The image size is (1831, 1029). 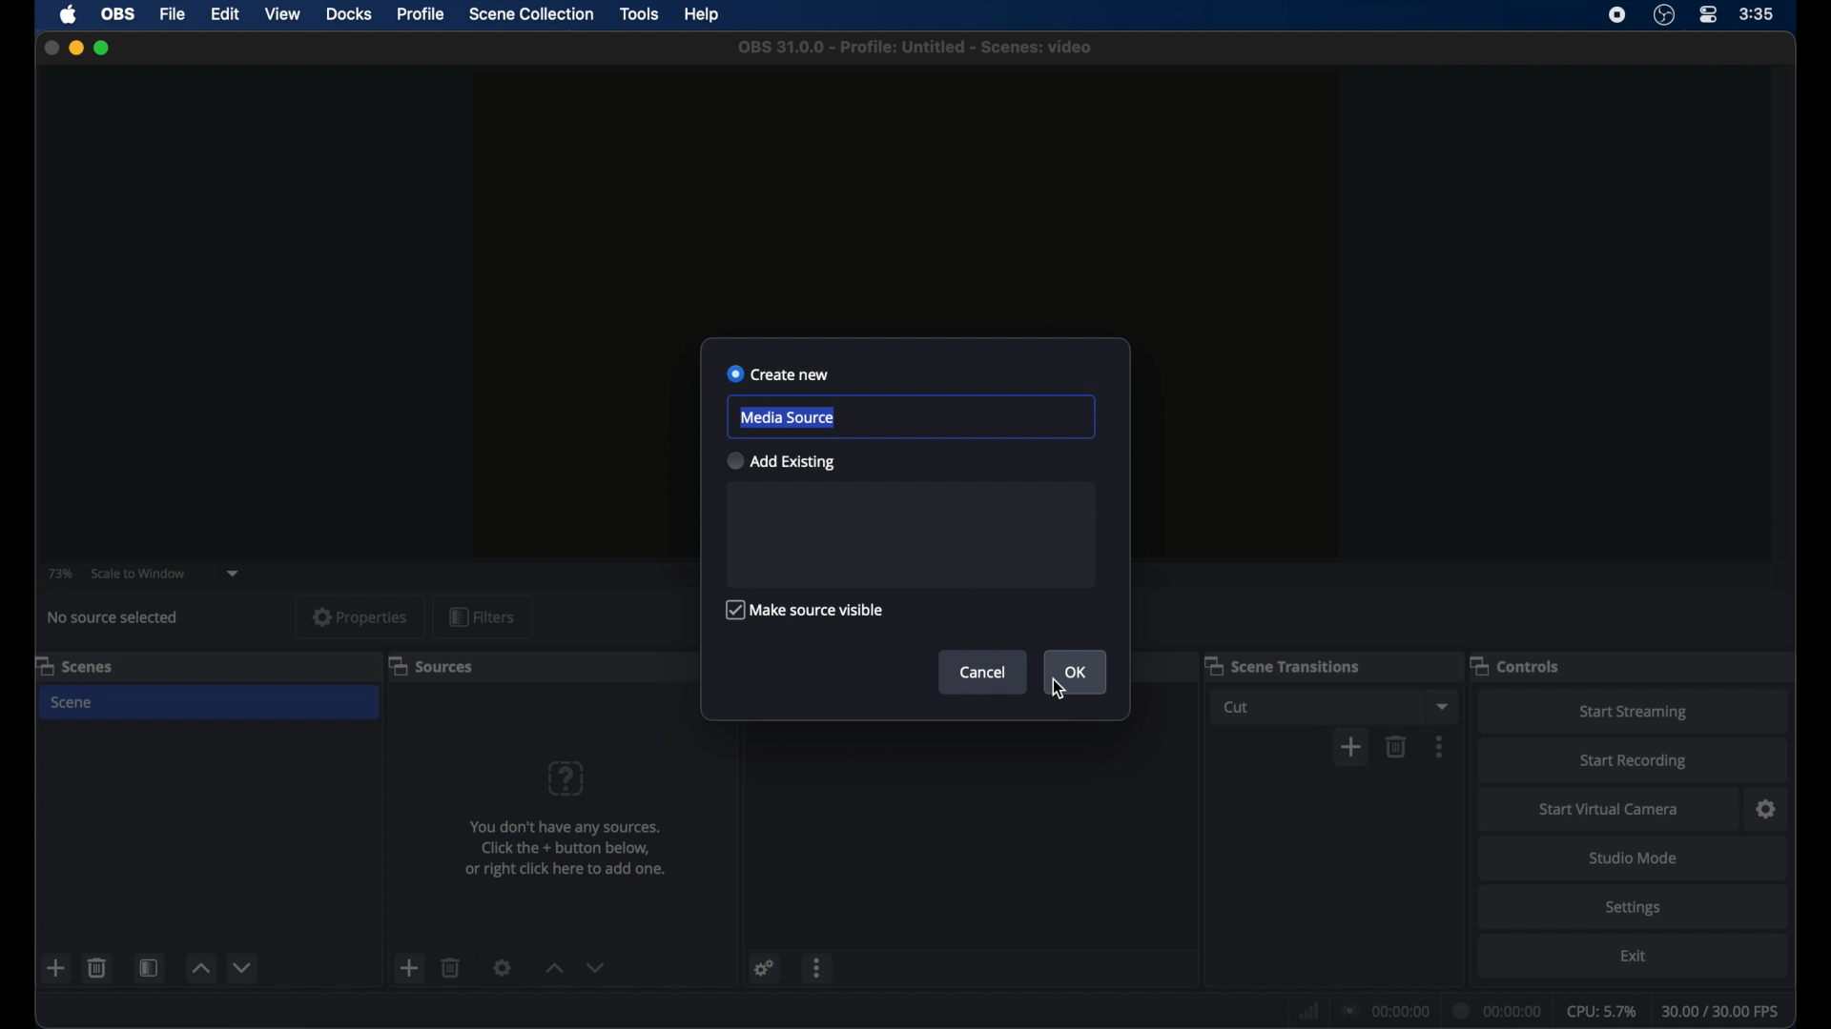 I want to click on start virtual camera, so click(x=1610, y=809).